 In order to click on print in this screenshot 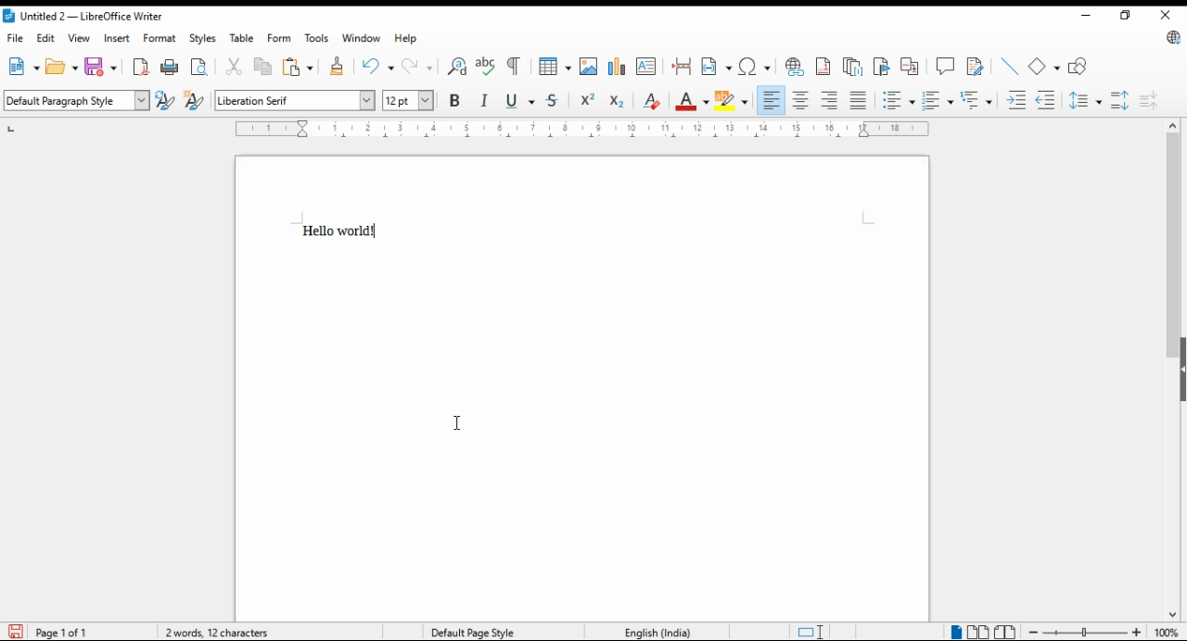, I will do `click(170, 65)`.